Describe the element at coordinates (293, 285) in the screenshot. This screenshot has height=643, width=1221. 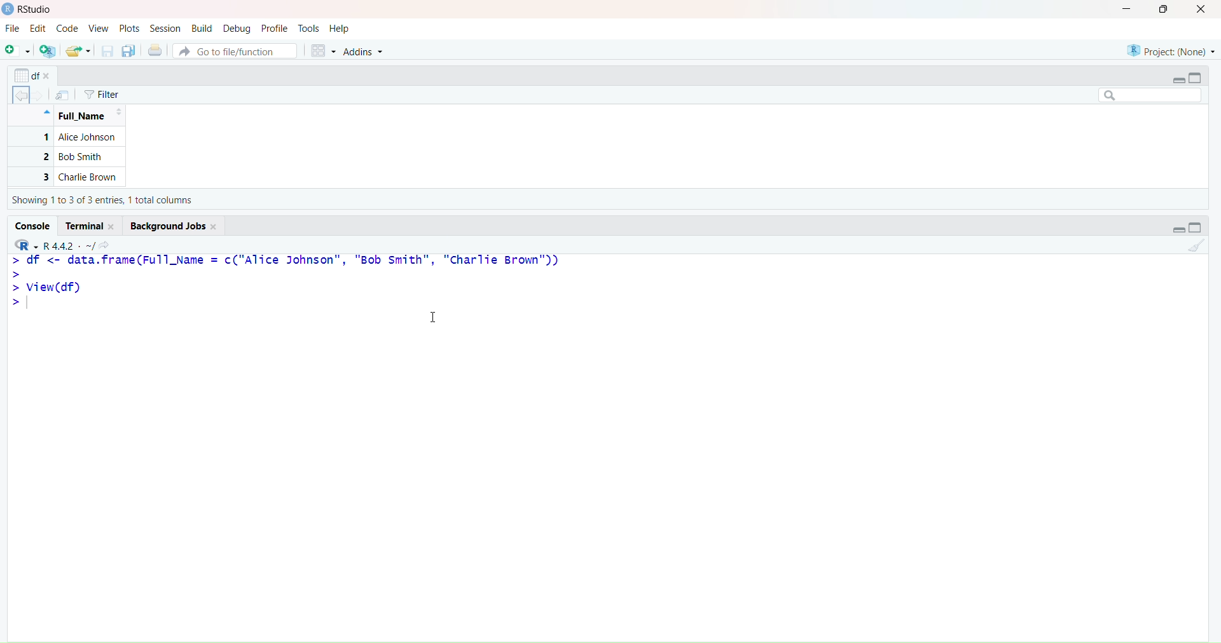
I see `2 dF <= data.frameiruli_Name = C( Alice Jonson , BOL Smith, Charlie sirown J)
>

> View(df)

>|` at that location.